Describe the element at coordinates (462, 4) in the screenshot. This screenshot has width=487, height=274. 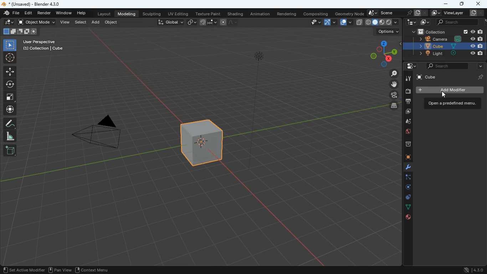
I see `maximize` at that location.